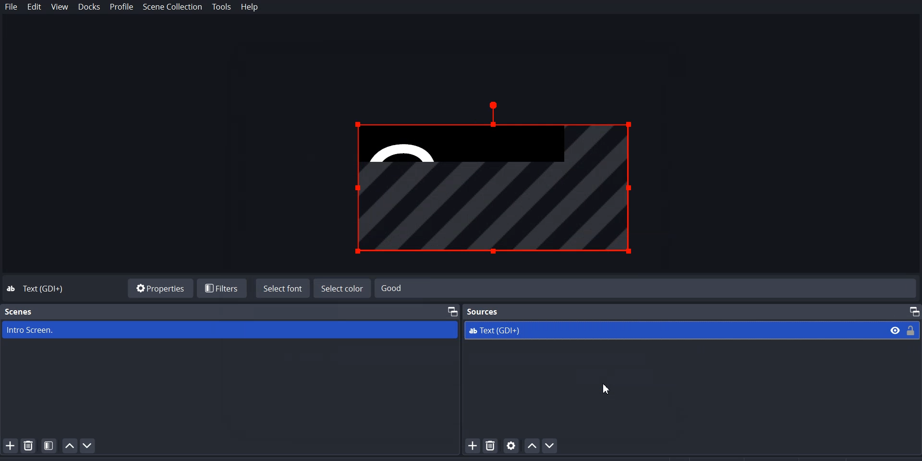 Image resolution: width=922 pixels, height=461 pixels. I want to click on Edit, so click(35, 8).